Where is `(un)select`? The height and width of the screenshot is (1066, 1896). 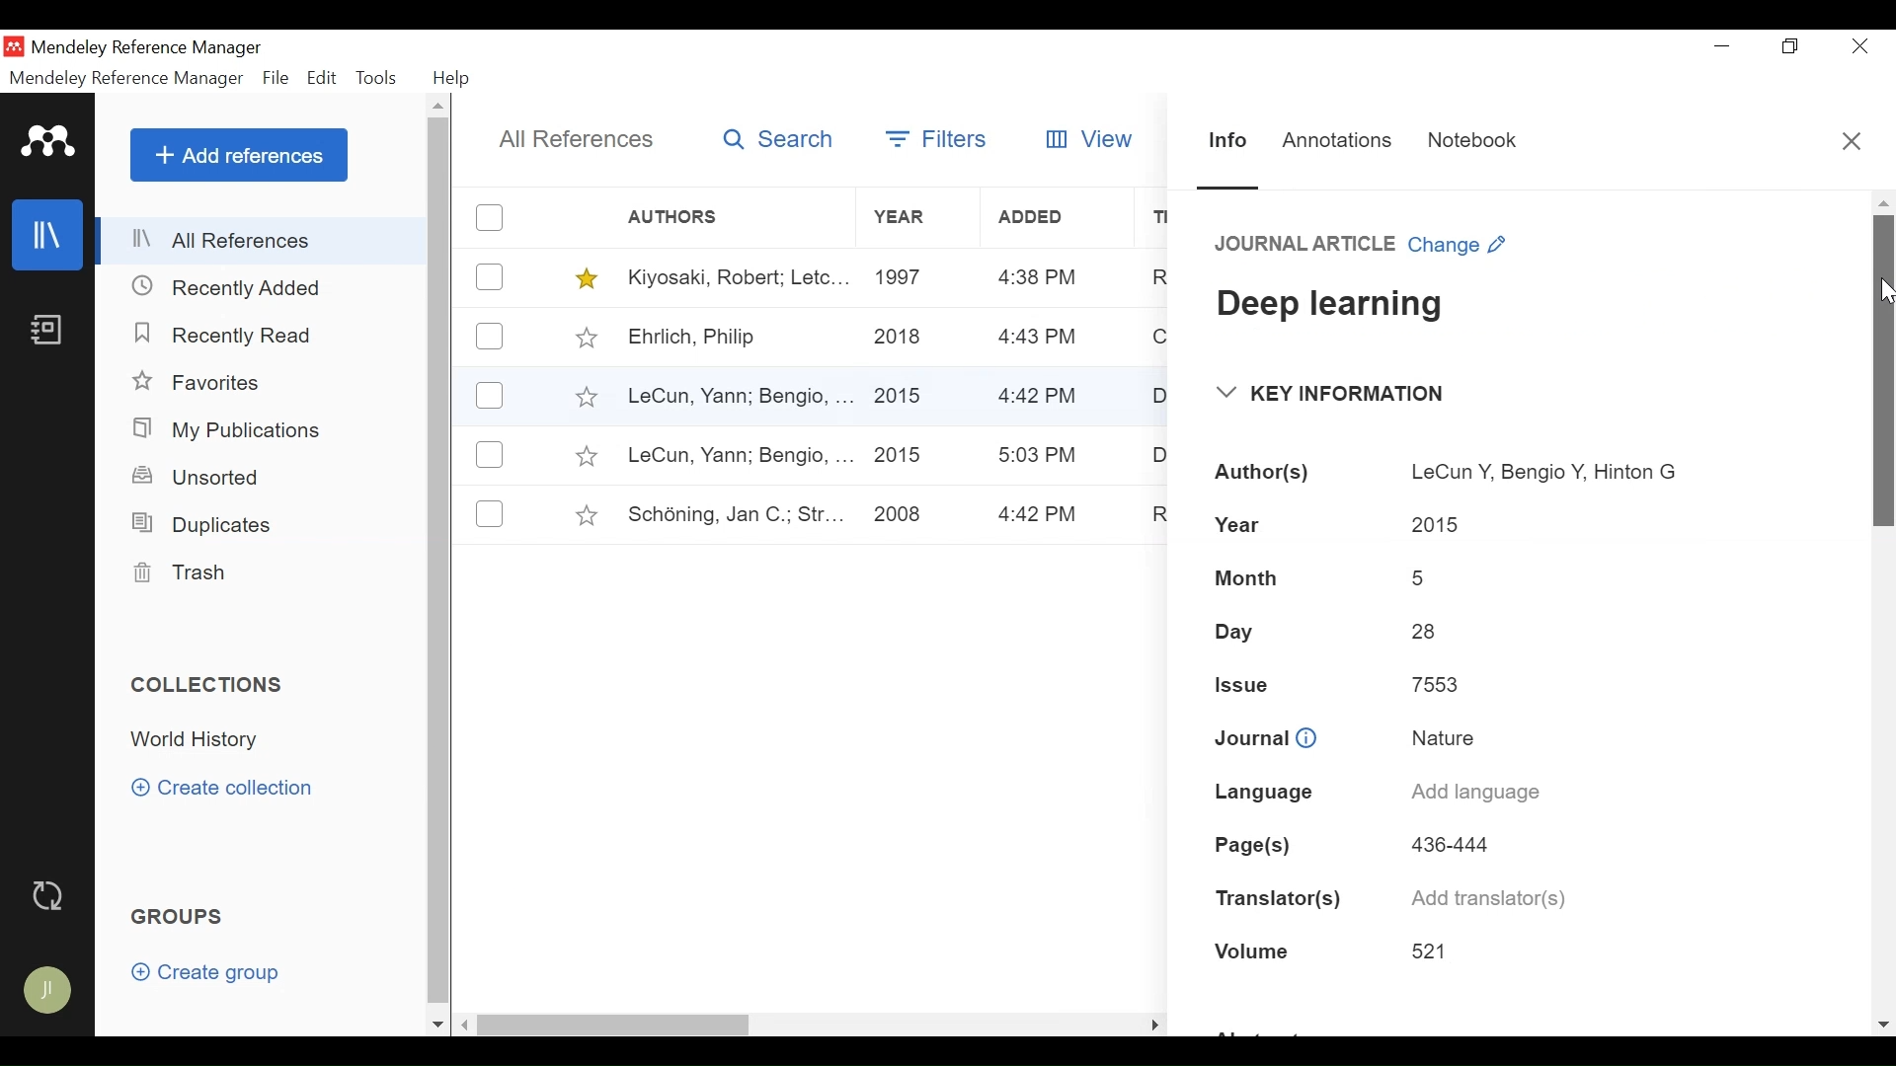
(un)select is located at coordinates (490, 277).